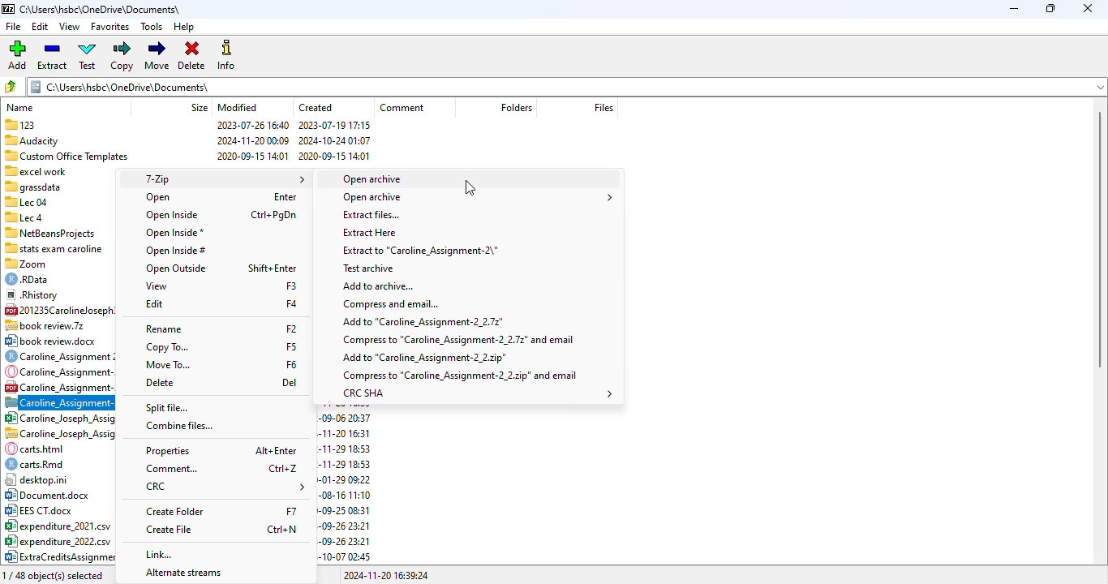 The width and height of the screenshot is (1108, 584). Describe the element at coordinates (173, 215) in the screenshot. I see `open inside` at that location.